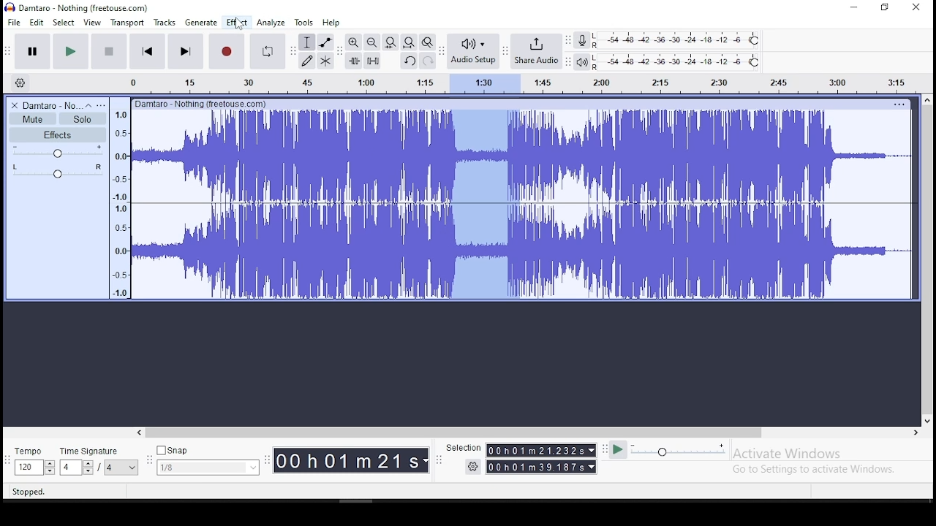 The width and height of the screenshot is (936, 526). Describe the element at coordinates (347, 460) in the screenshot. I see `0O0hO01m21s` at that location.